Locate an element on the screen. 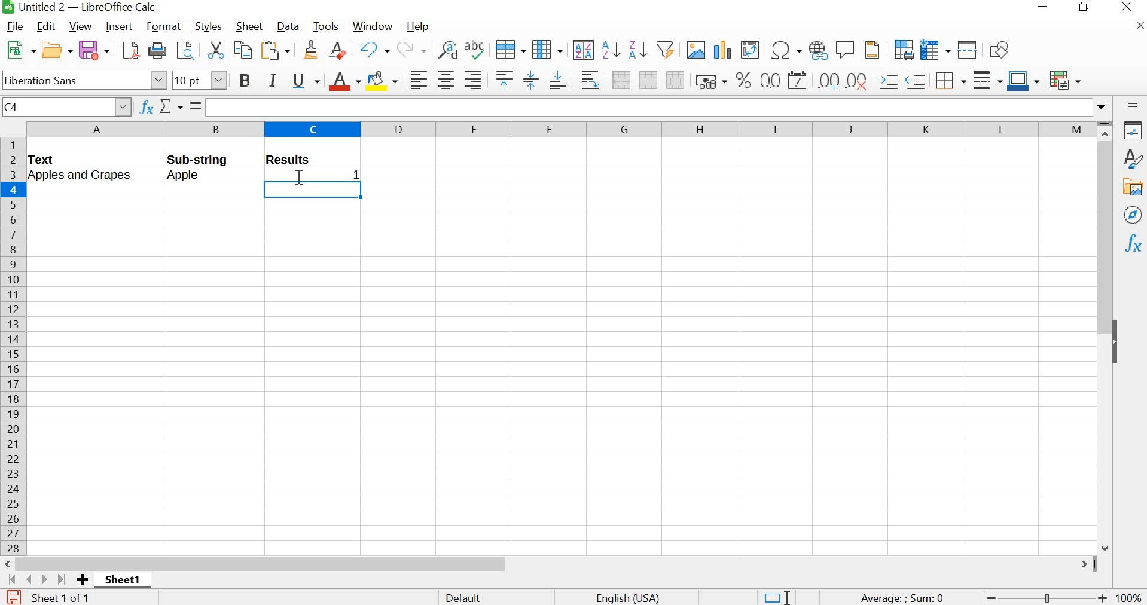  SELECTED CELL AFTER PRESSING ENTER is located at coordinates (314, 190).